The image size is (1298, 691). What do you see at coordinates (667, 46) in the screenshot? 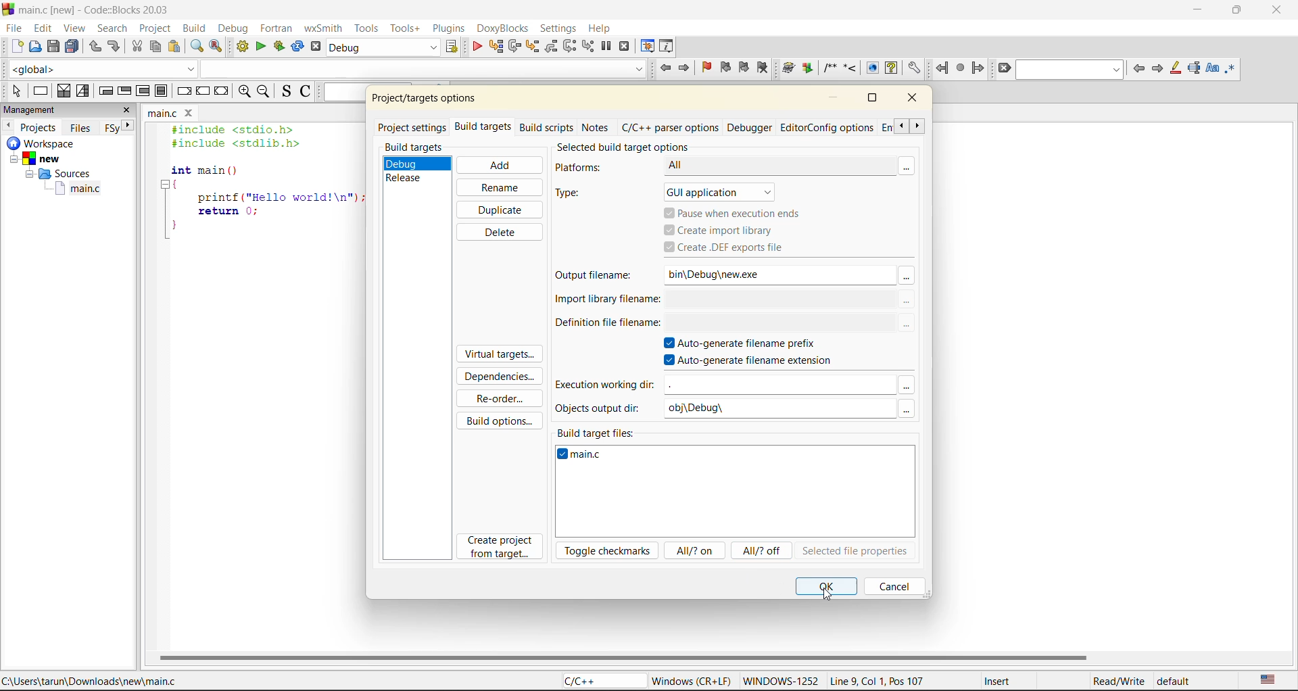
I see `various info` at bounding box center [667, 46].